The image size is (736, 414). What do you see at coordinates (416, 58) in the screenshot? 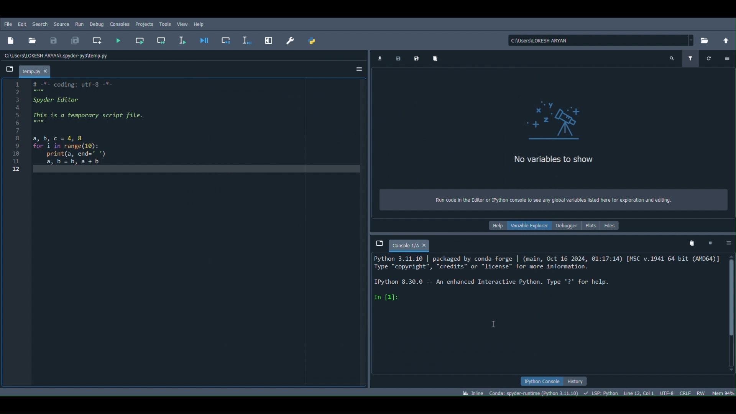
I see `Save data as` at bounding box center [416, 58].